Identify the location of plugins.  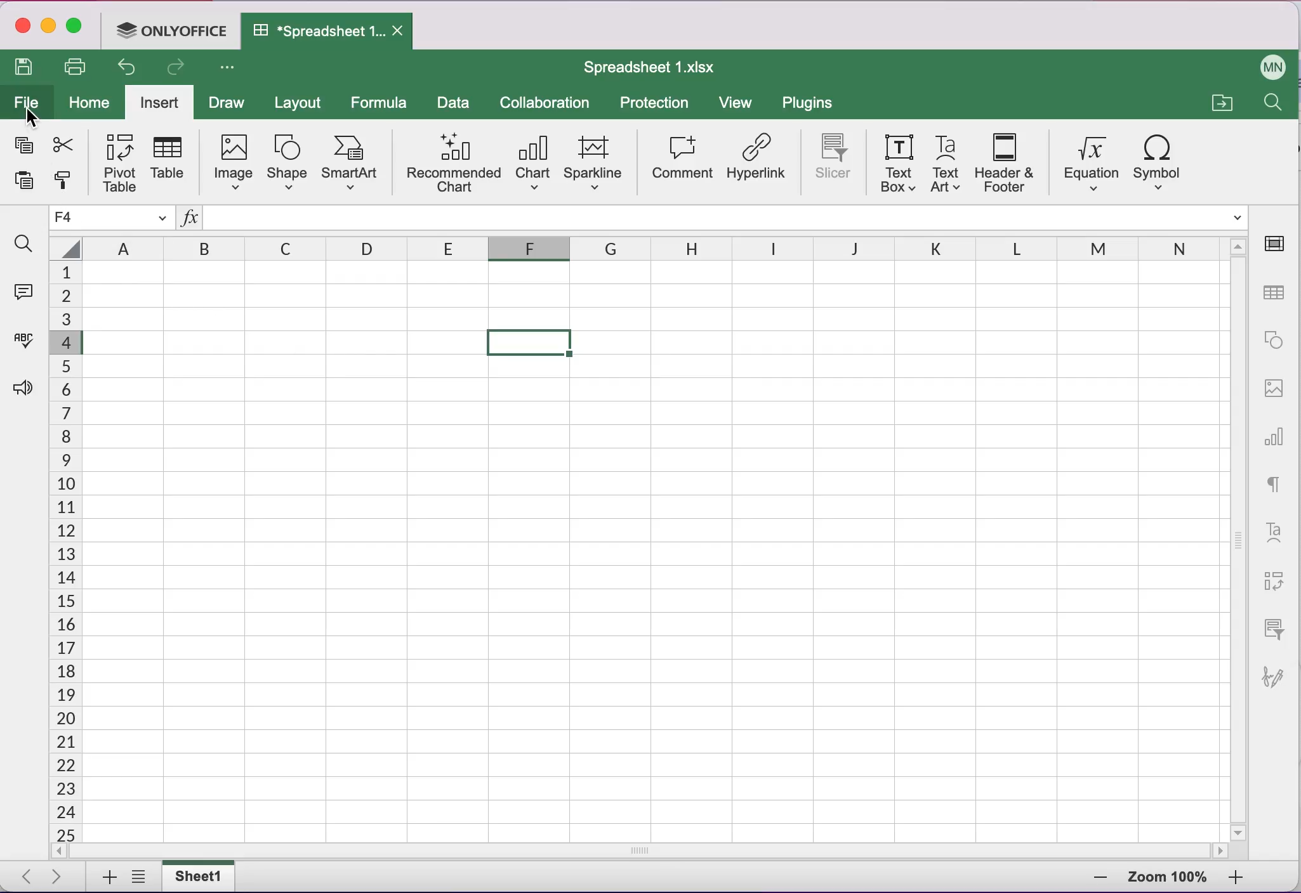
(812, 103).